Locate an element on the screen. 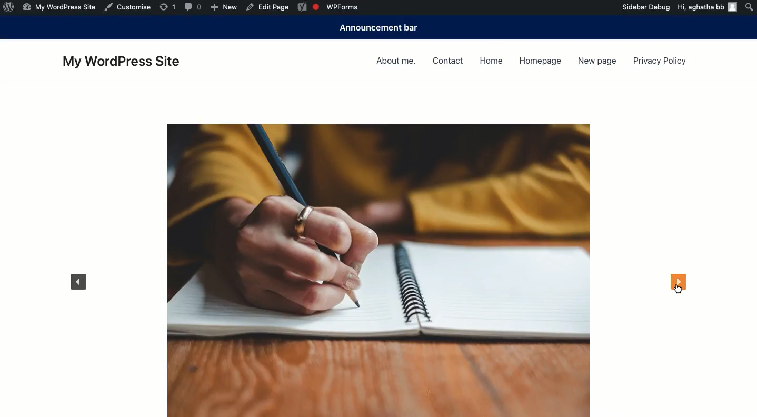   is located at coordinates (168, 7).